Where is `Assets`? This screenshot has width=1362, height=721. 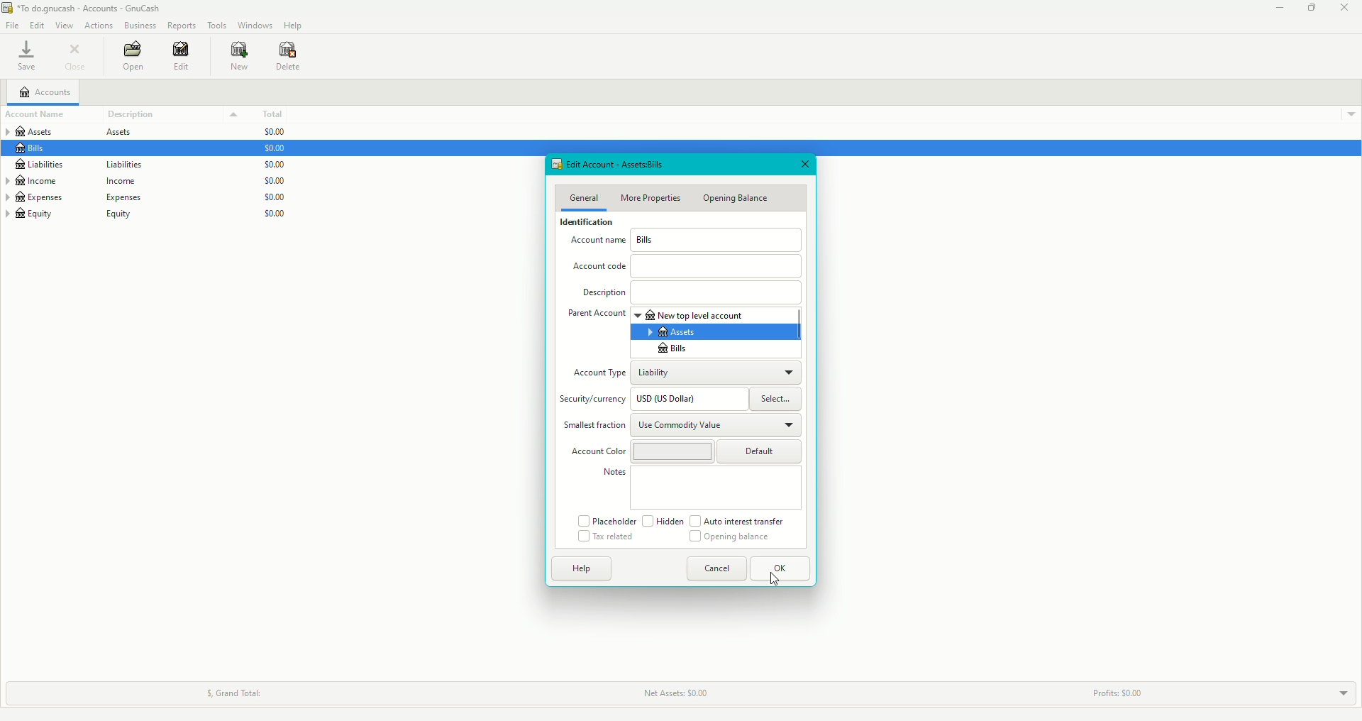 Assets is located at coordinates (674, 332).